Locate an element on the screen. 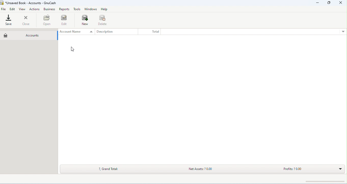 The width and height of the screenshot is (347, 184). accounts is located at coordinates (24, 35).